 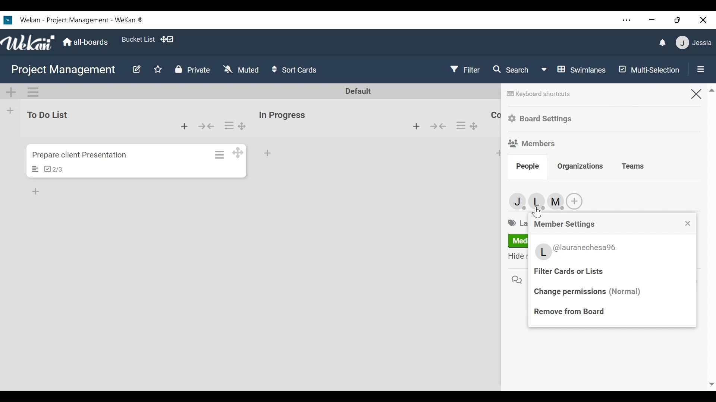 What do you see at coordinates (590, 293) in the screenshot?
I see `Change permissions` at bounding box center [590, 293].